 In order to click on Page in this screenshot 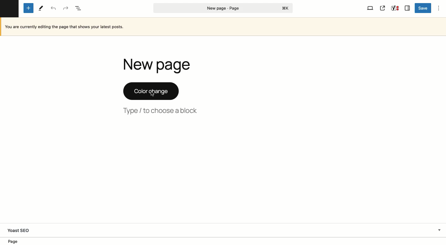, I will do `click(223, 8)`.